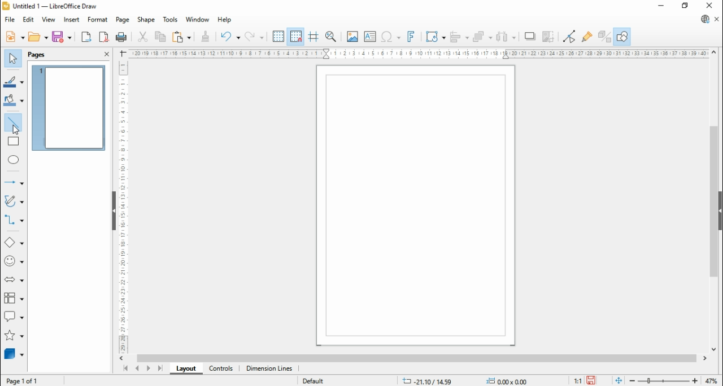 The width and height of the screenshot is (723, 386). Describe the element at coordinates (106, 54) in the screenshot. I see `close pane` at that location.